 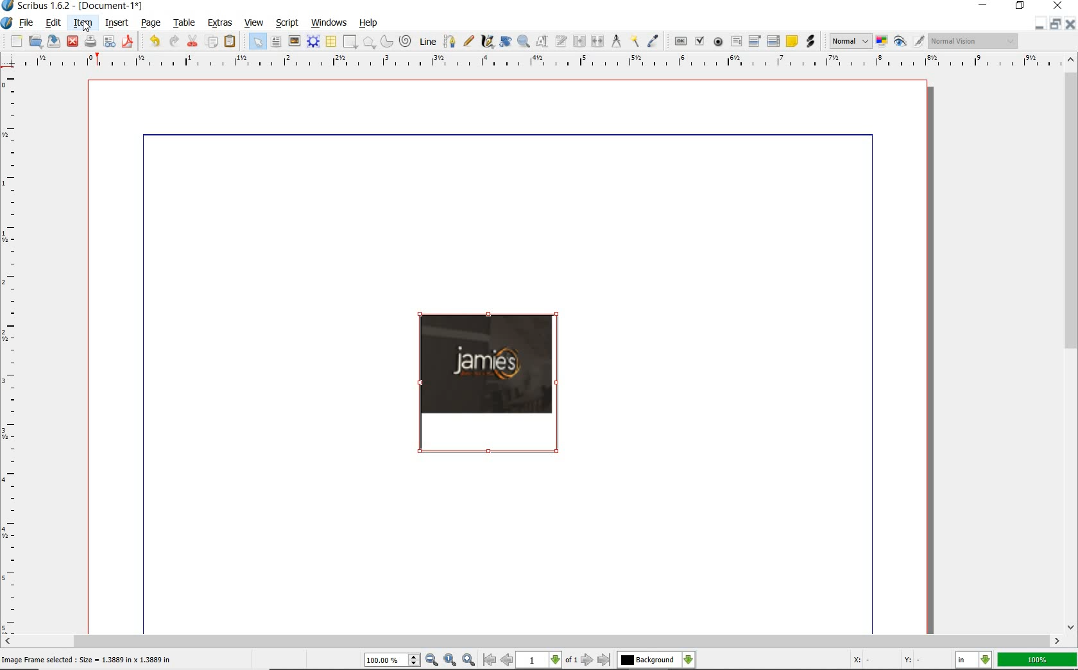 What do you see at coordinates (86, 26) in the screenshot?
I see `Cursor Position` at bounding box center [86, 26].